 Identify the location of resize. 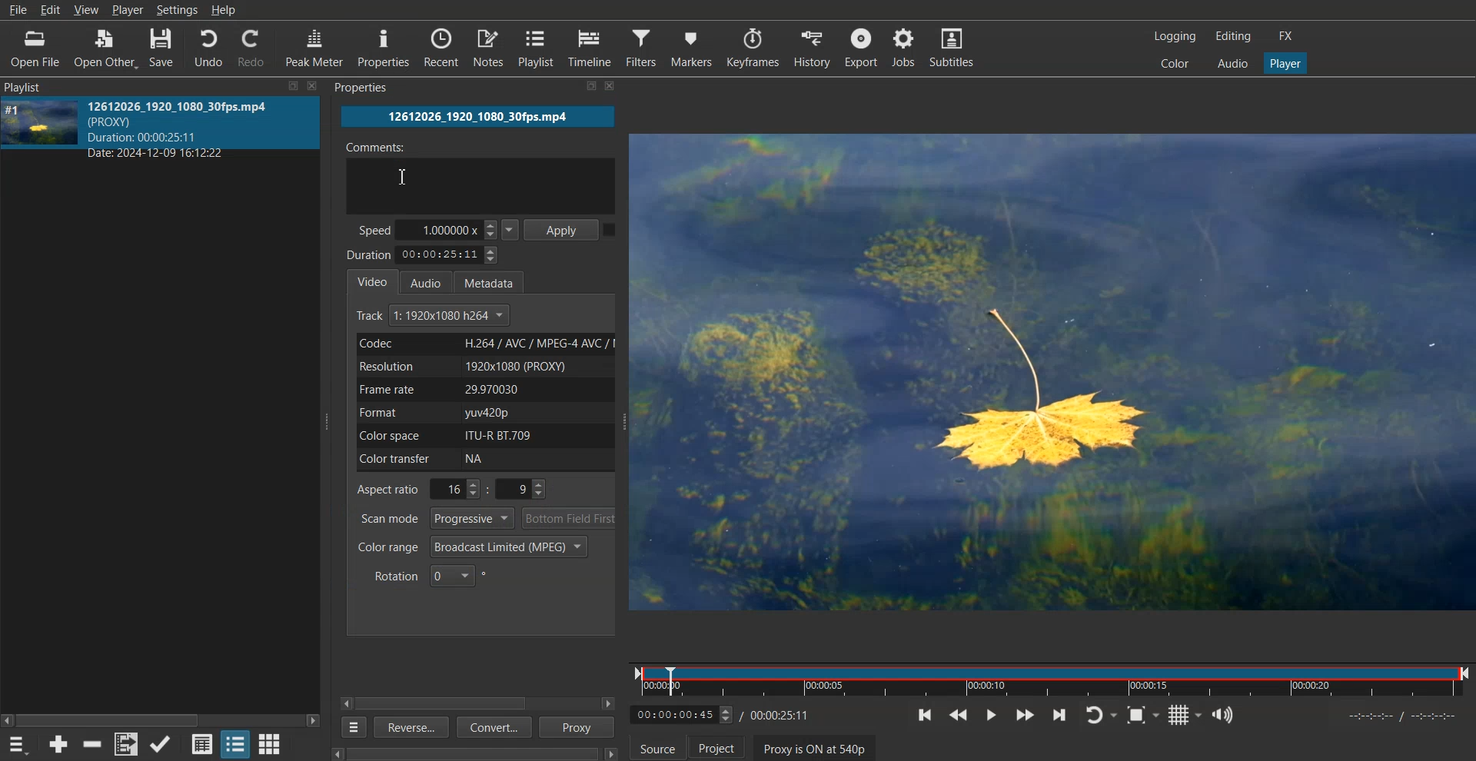
(290, 87).